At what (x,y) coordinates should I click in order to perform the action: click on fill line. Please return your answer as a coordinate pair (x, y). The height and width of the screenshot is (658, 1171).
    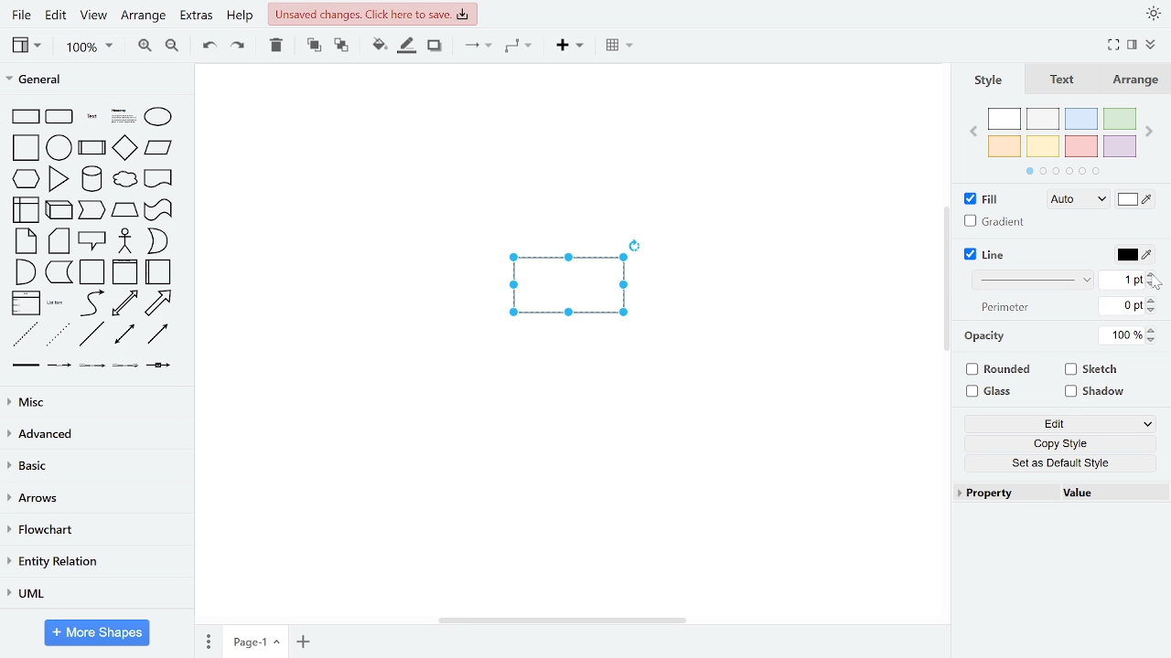
    Looking at the image, I should click on (408, 47).